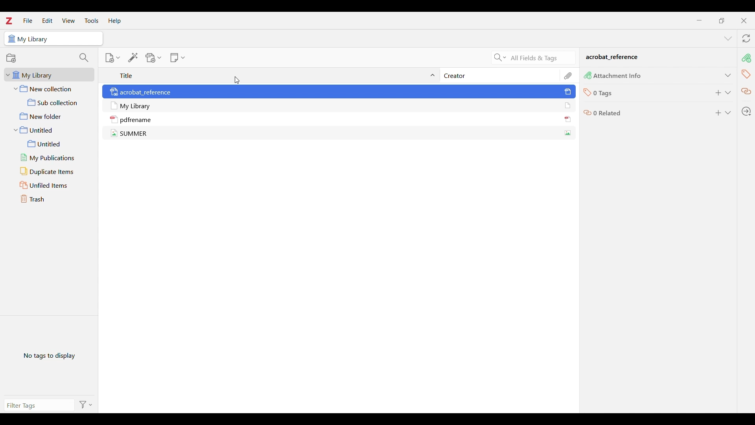 The width and height of the screenshot is (755, 425). I want to click on Duplicate items folder, so click(52, 172).